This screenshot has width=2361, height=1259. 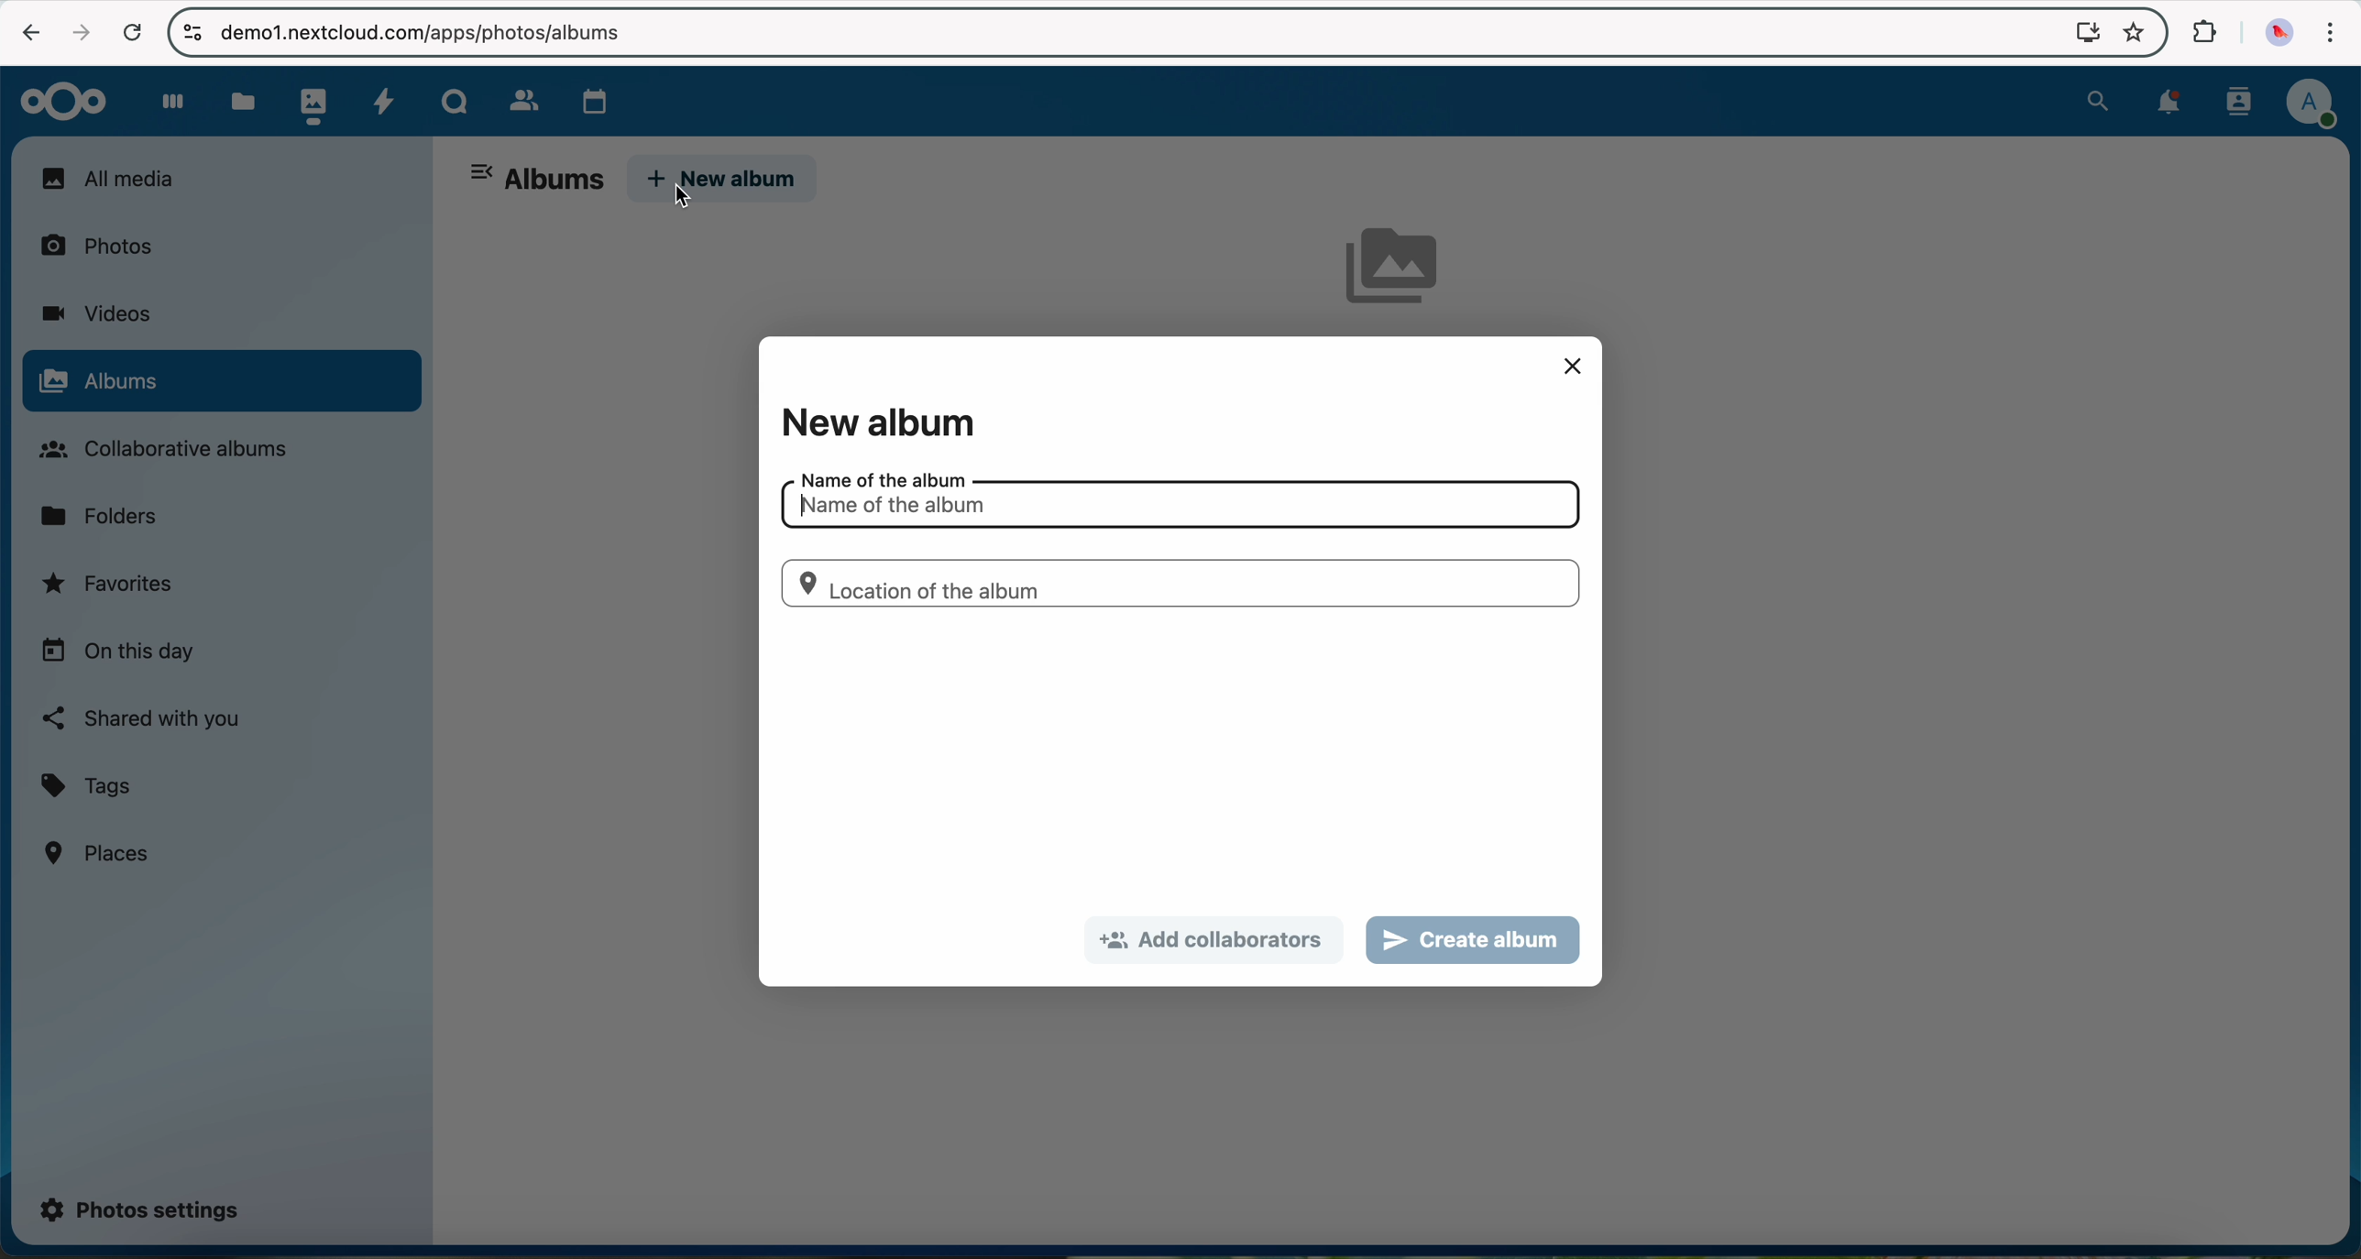 I want to click on all media, so click(x=220, y=178).